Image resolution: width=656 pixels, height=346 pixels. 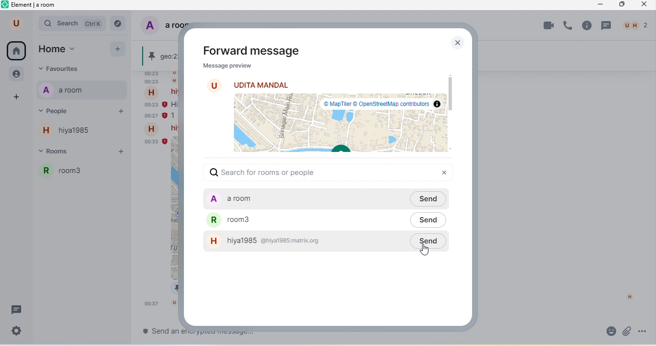 I want to click on vertical scroll bar, so click(x=650, y=258).